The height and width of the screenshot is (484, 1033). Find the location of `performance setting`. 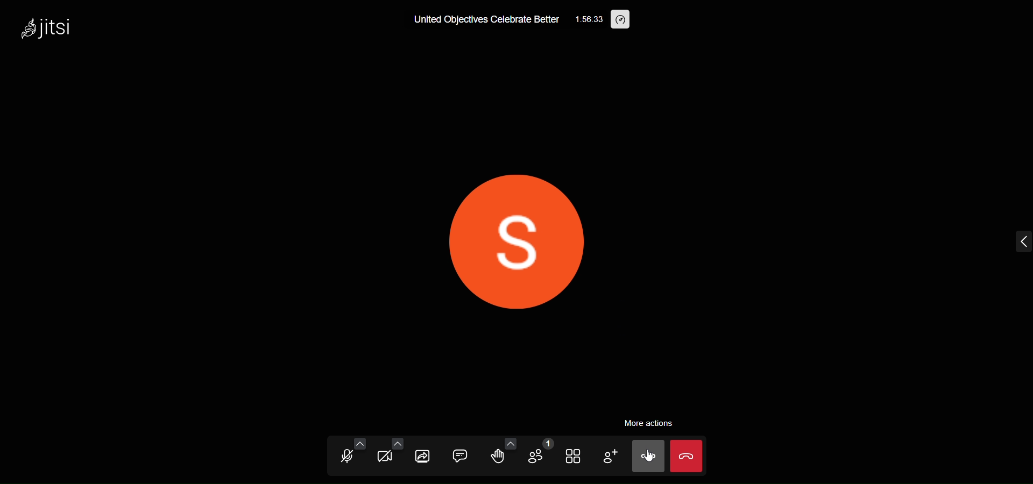

performance setting is located at coordinates (620, 20).